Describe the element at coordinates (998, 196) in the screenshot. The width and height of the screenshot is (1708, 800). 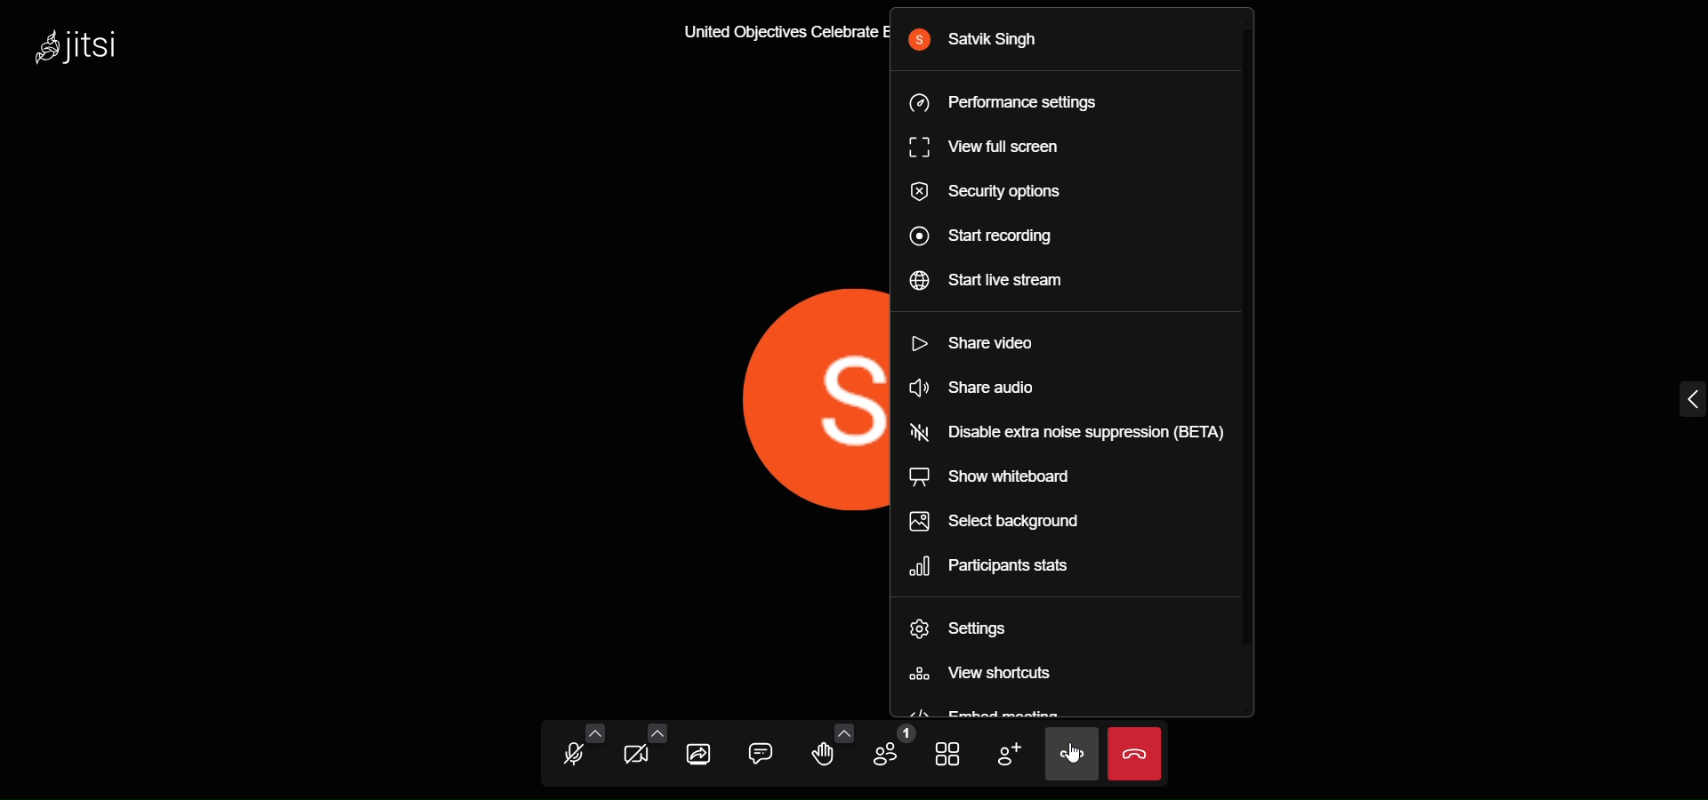
I see `security option` at that location.